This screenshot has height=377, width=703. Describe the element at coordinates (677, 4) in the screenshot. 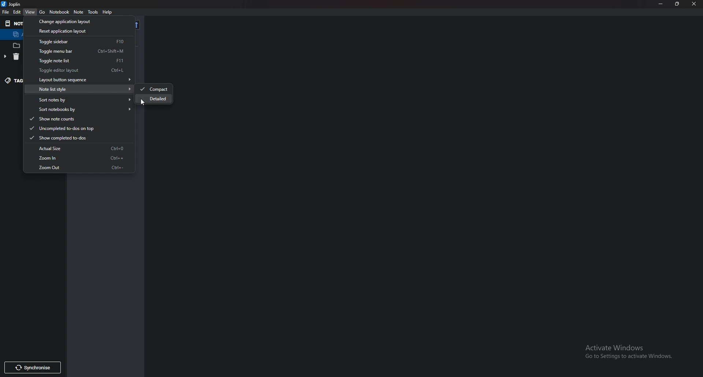

I see `Resize` at that location.